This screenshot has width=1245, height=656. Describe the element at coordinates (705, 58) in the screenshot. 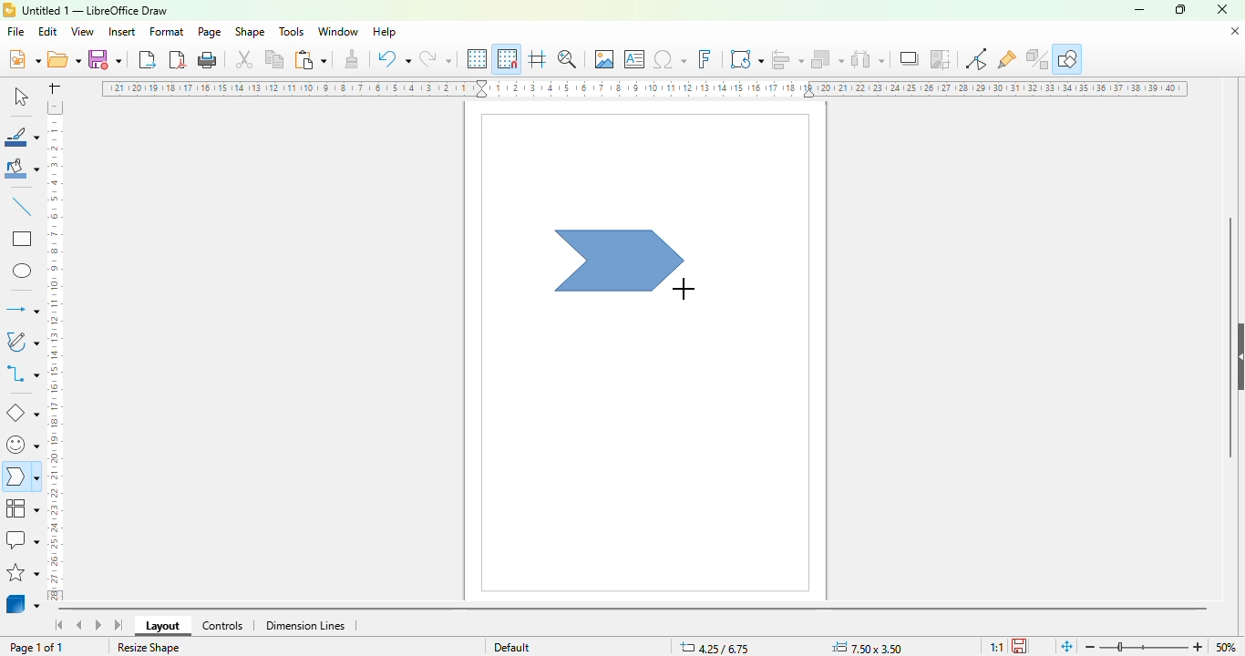

I see `insert fontwork text` at that location.